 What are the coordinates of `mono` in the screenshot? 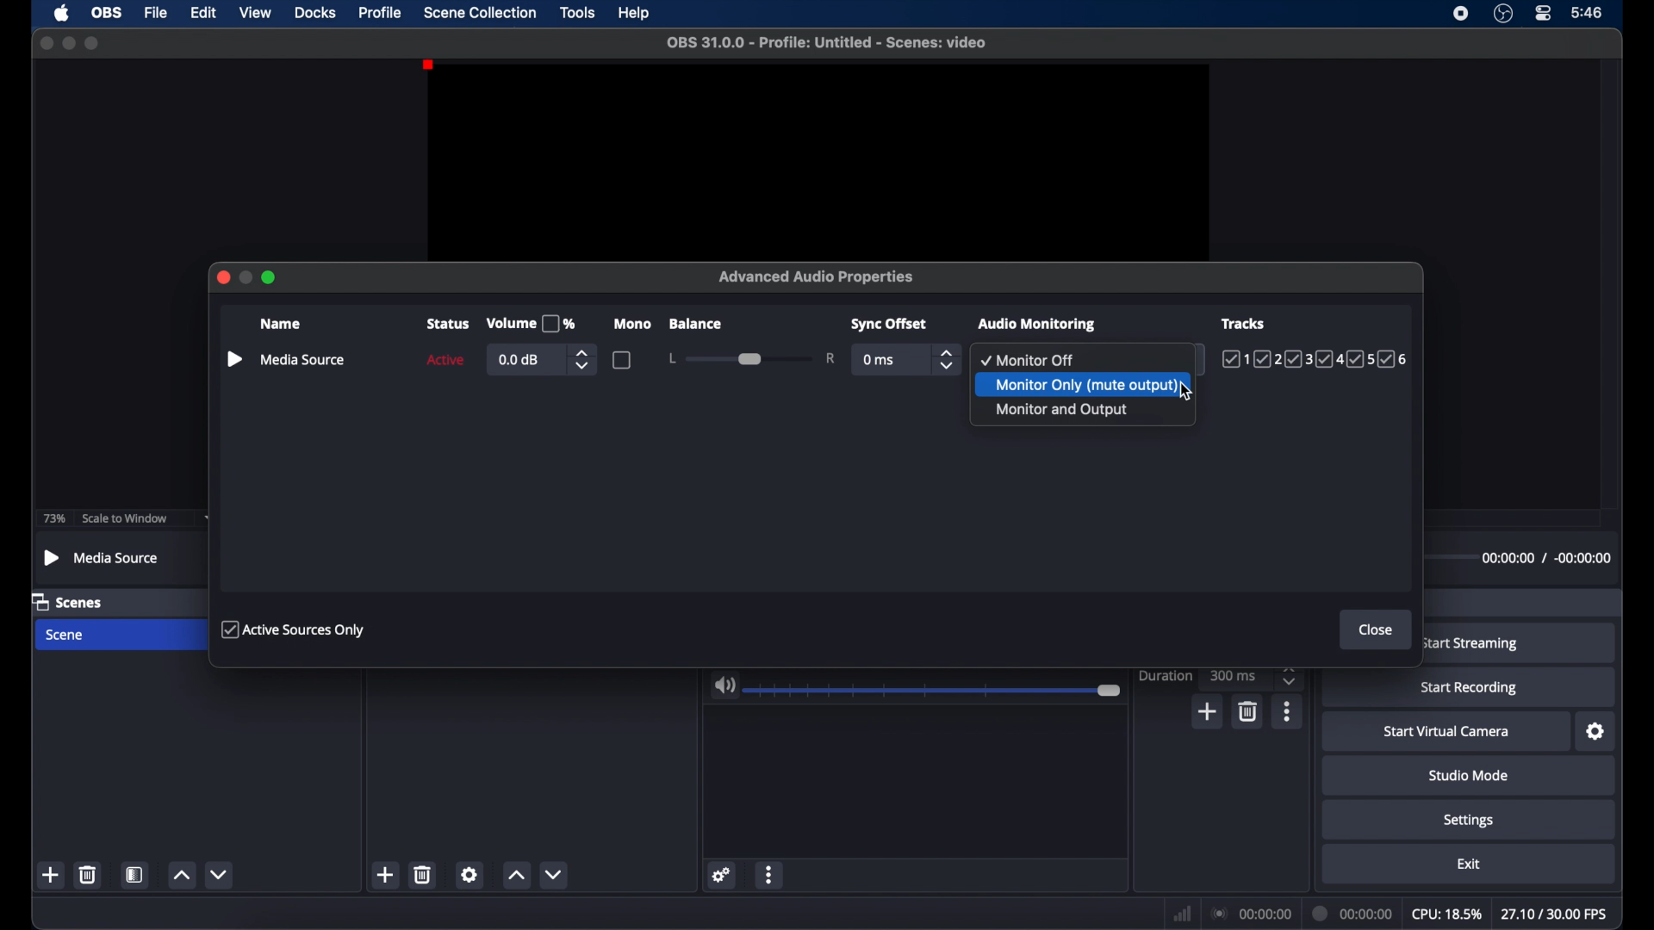 It's located at (634, 324).